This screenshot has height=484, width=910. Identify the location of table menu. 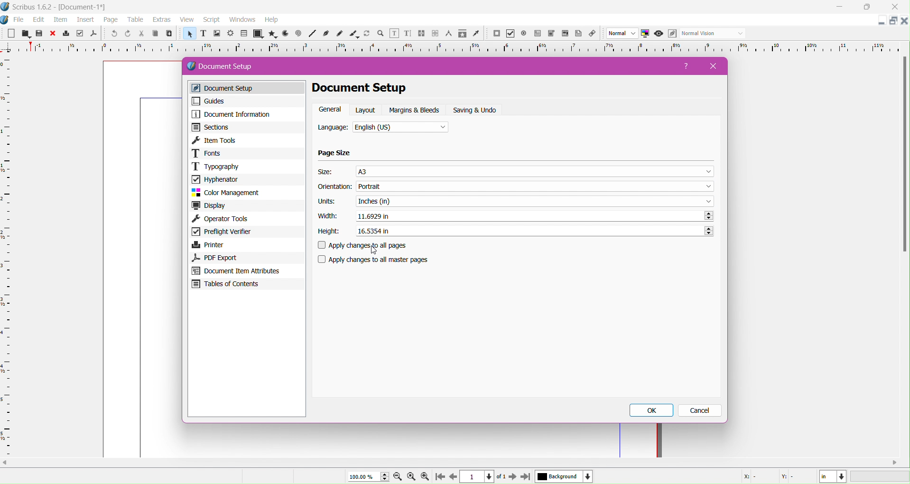
(136, 20).